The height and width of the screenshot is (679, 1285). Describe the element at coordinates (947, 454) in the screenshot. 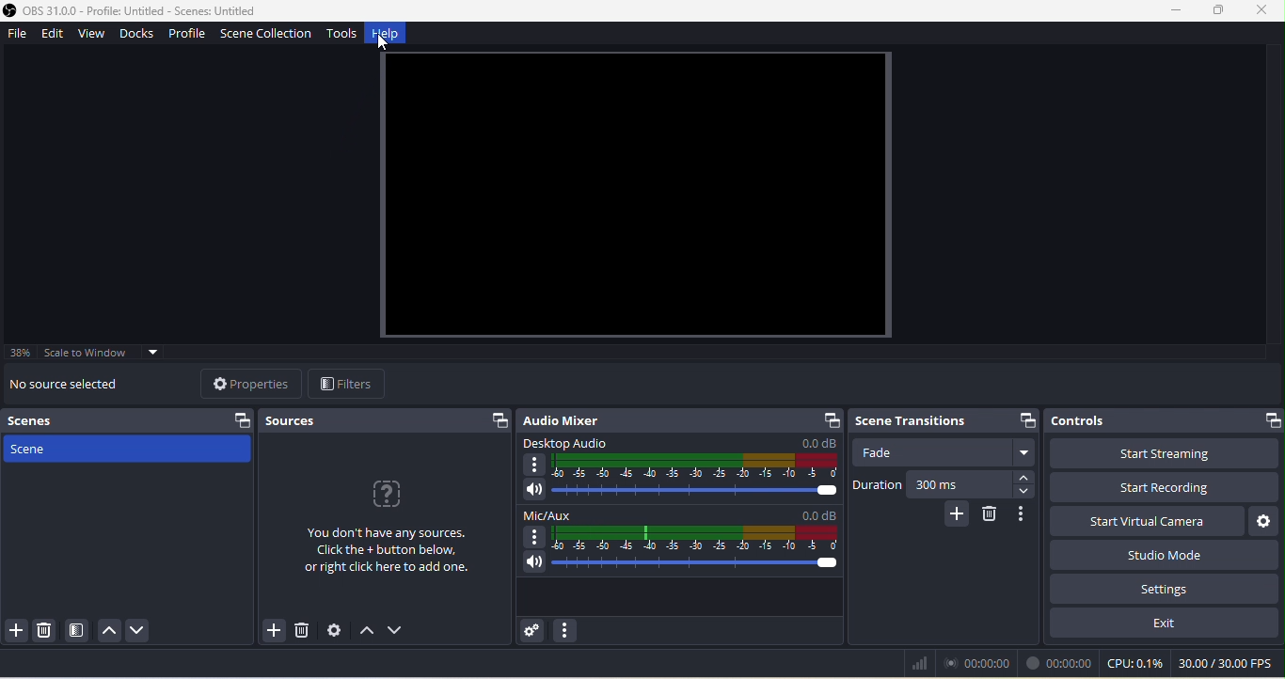

I see `fade` at that location.